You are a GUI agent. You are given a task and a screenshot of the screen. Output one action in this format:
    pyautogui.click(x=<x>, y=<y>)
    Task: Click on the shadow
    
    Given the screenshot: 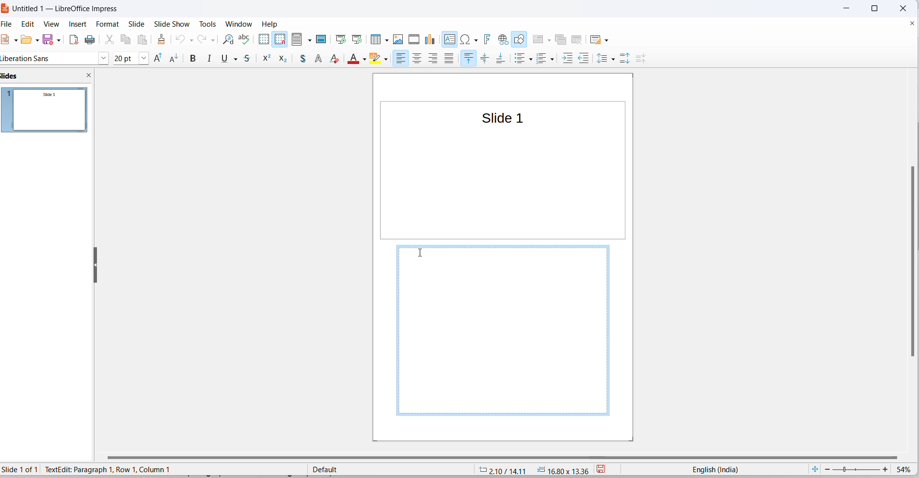 What is the action you would take?
    pyautogui.click(x=444, y=58)
    